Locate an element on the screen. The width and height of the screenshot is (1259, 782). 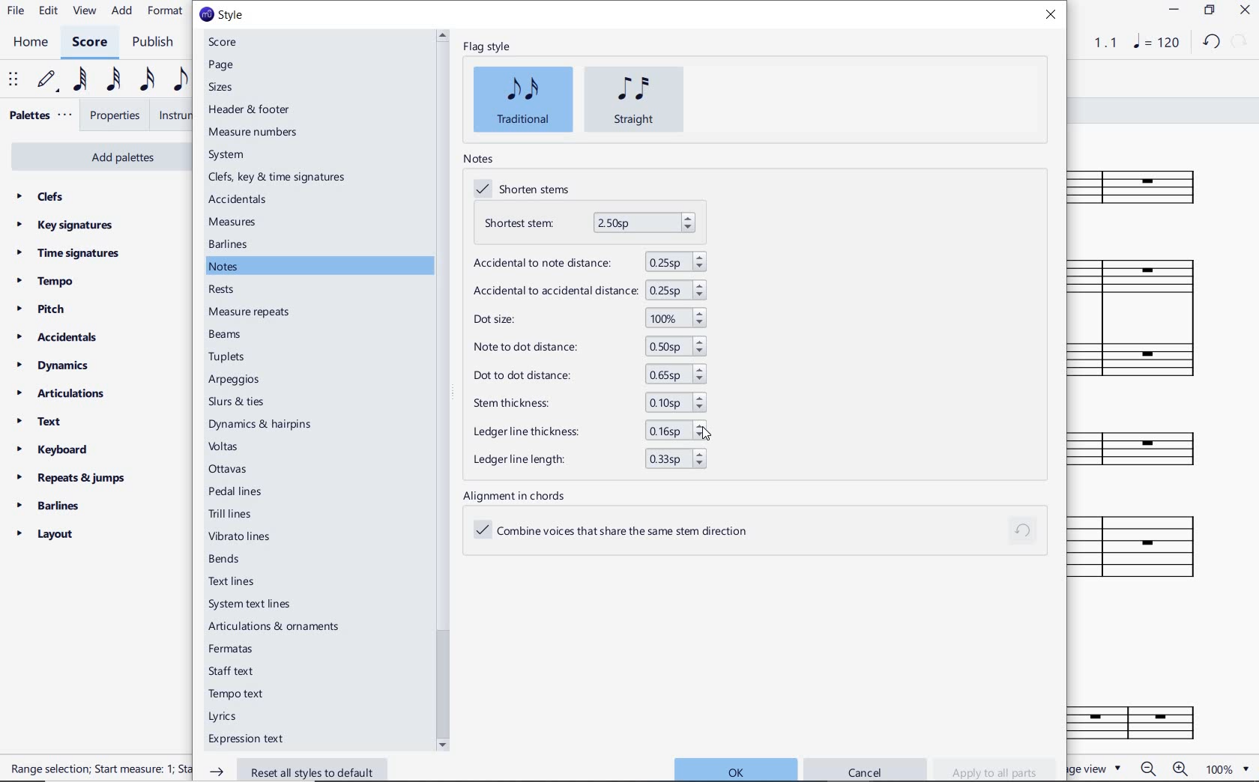
combine voices that share the same stem direction is located at coordinates (621, 532).